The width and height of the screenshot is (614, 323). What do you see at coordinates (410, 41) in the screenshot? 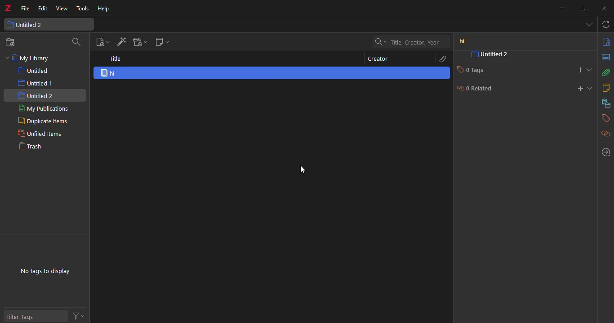
I see `search` at bounding box center [410, 41].